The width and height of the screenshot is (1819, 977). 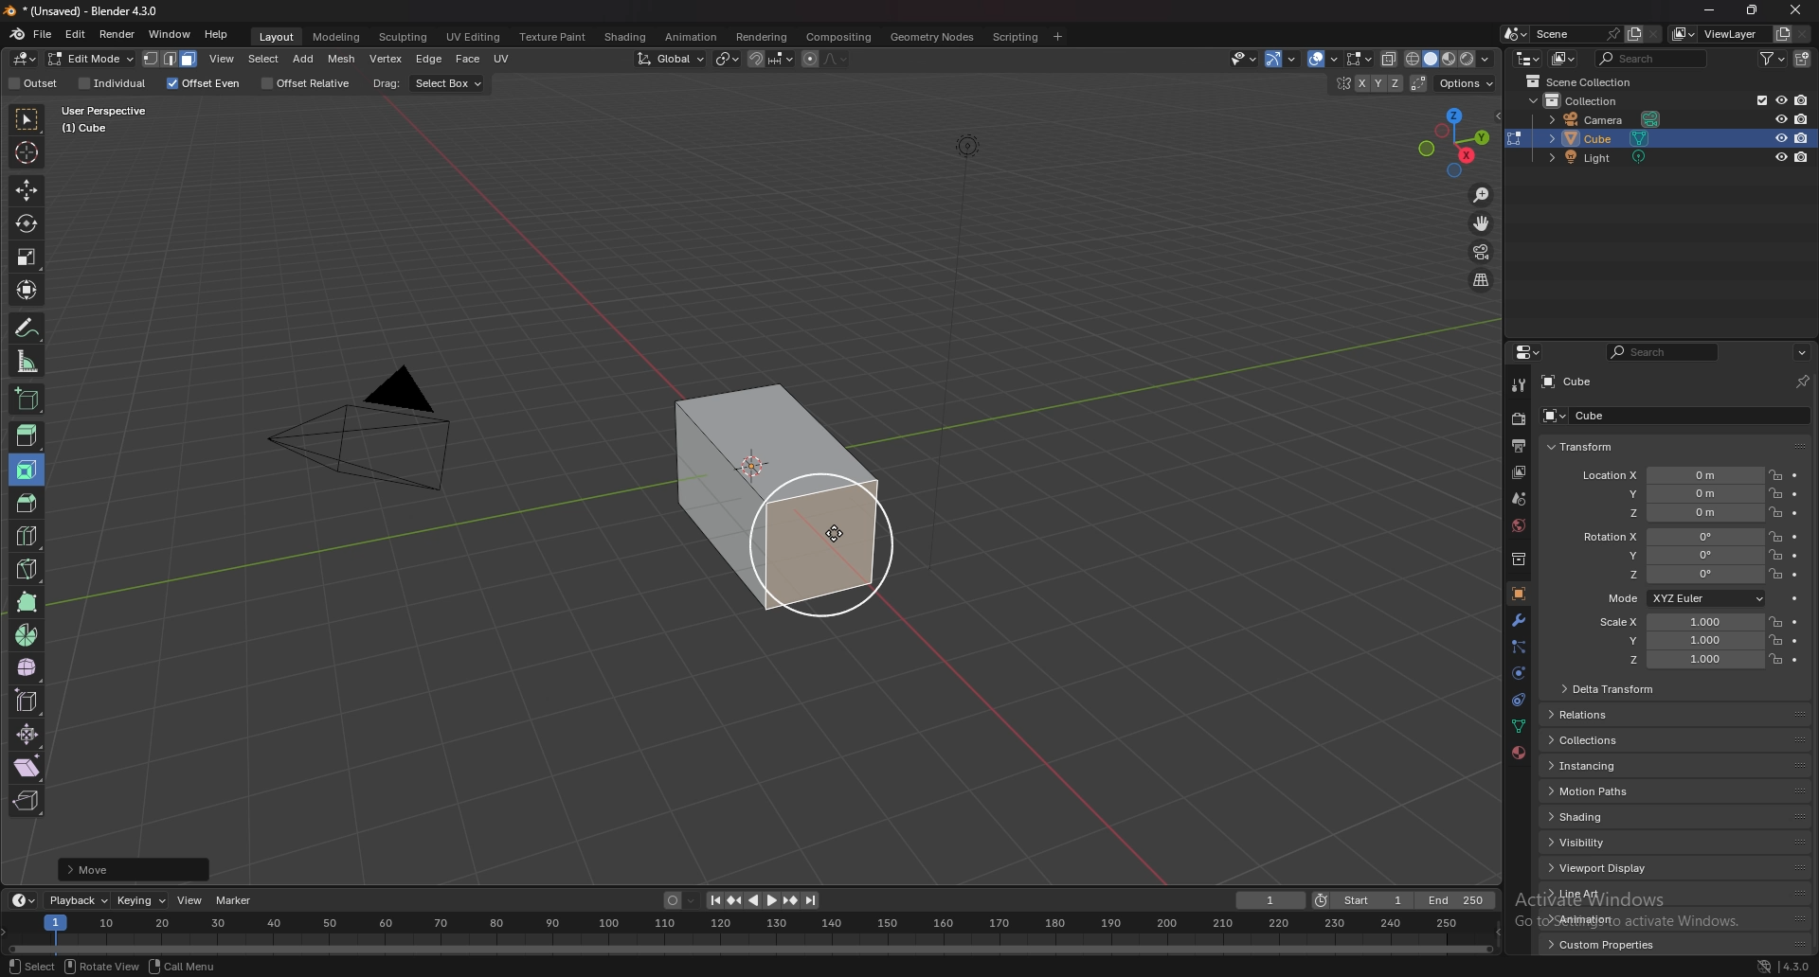 What do you see at coordinates (1676, 554) in the screenshot?
I see `rotation y` at bounding box center [1676, 554].